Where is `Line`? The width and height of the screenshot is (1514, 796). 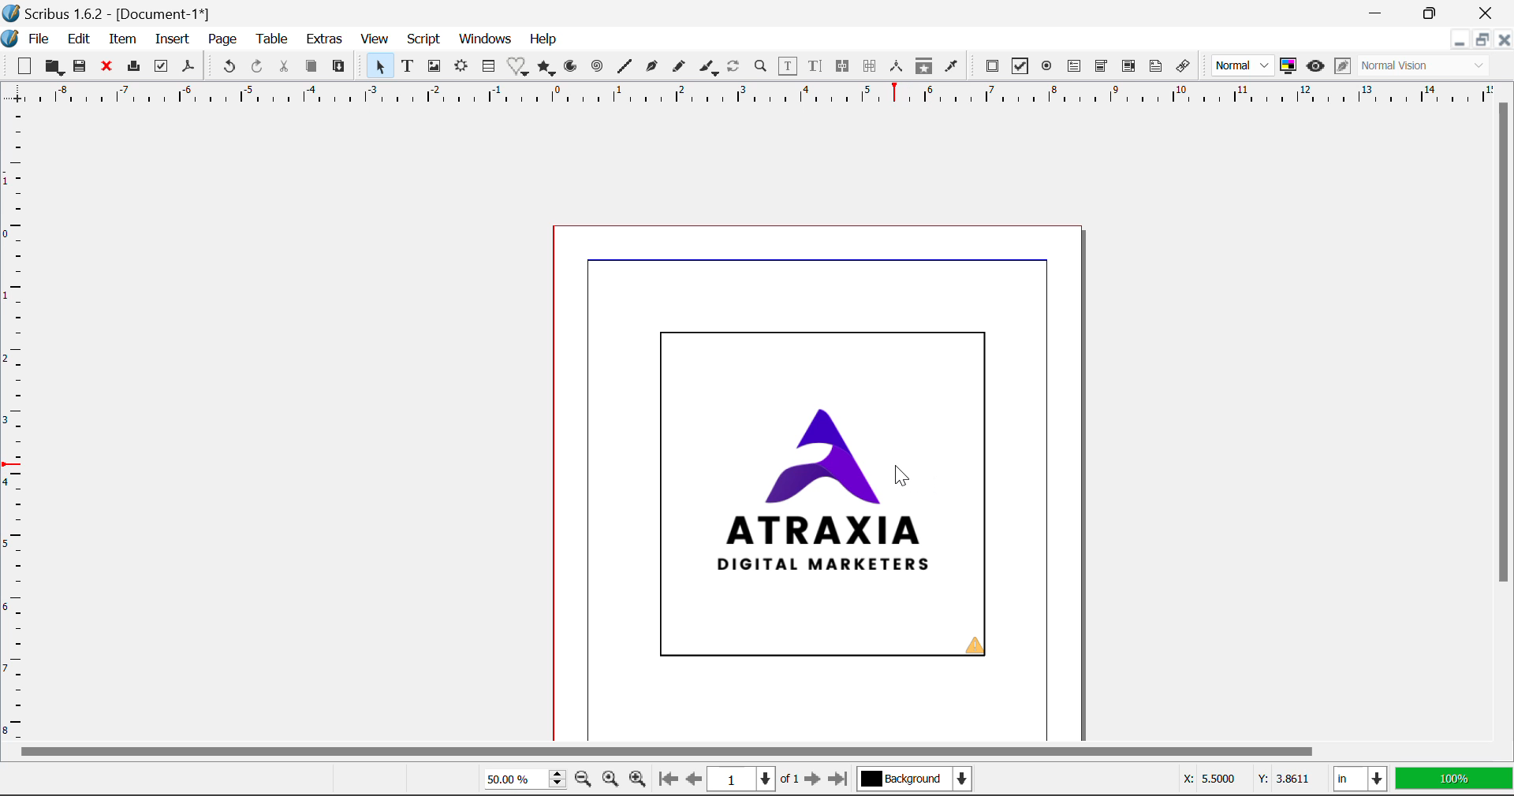 Line is located at coordinates (626, 69).